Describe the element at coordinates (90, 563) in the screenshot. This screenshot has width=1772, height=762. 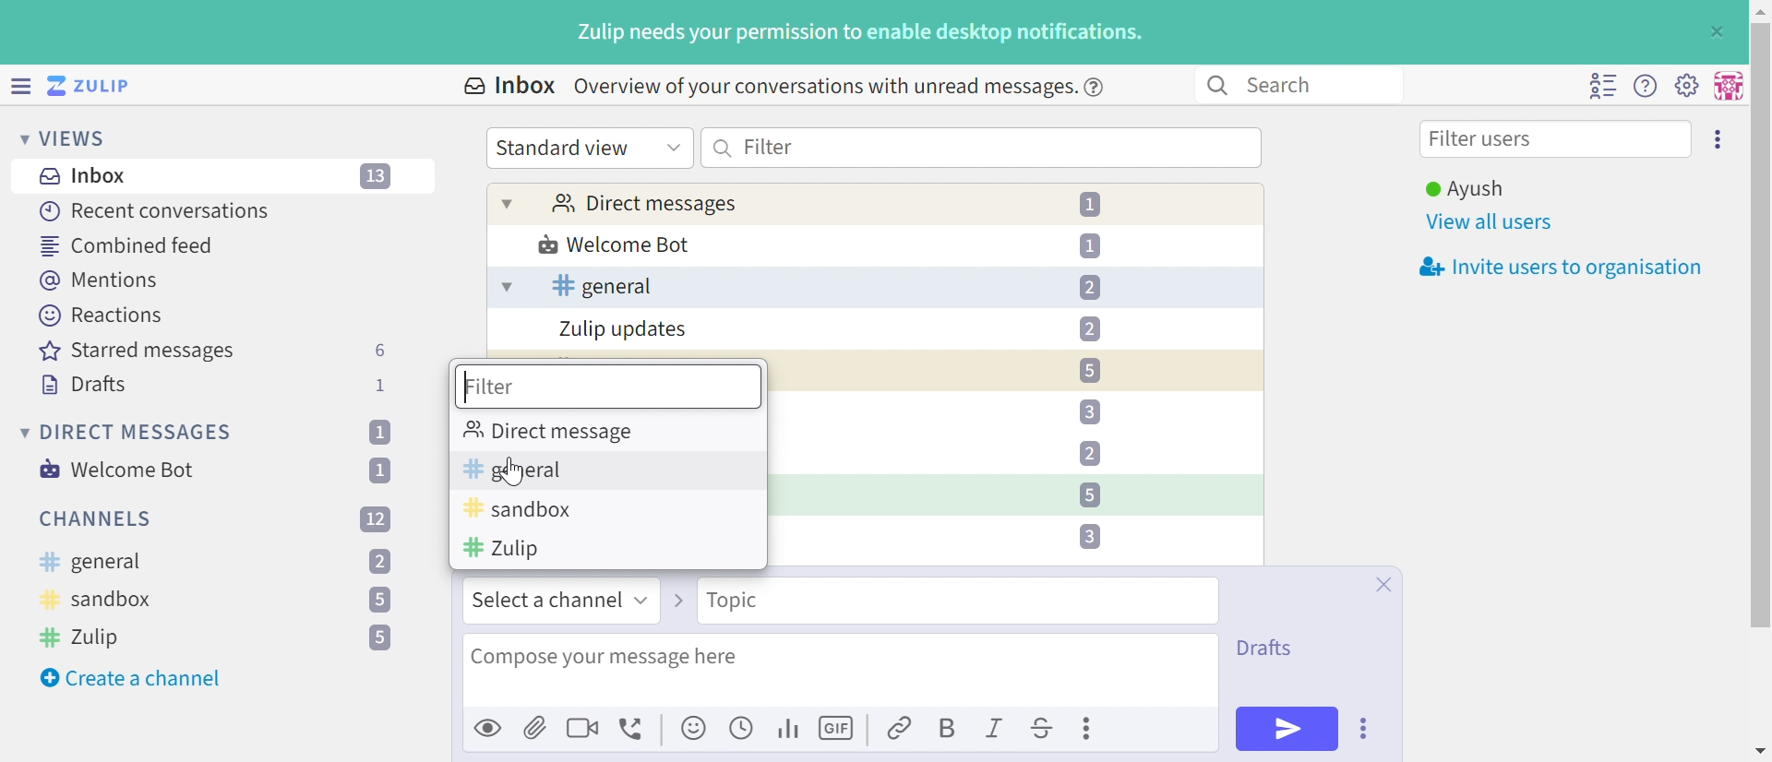
I see `general` at that location.